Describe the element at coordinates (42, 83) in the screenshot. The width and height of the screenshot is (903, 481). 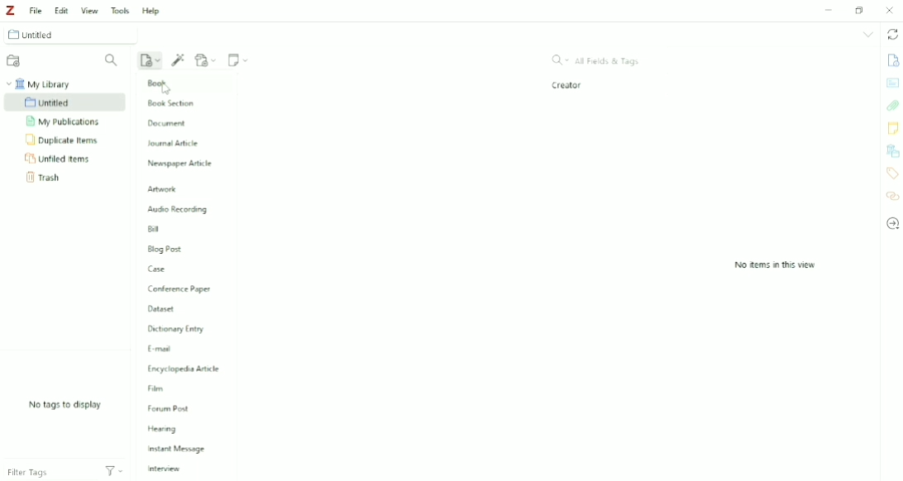
I see `My Library` at that location.